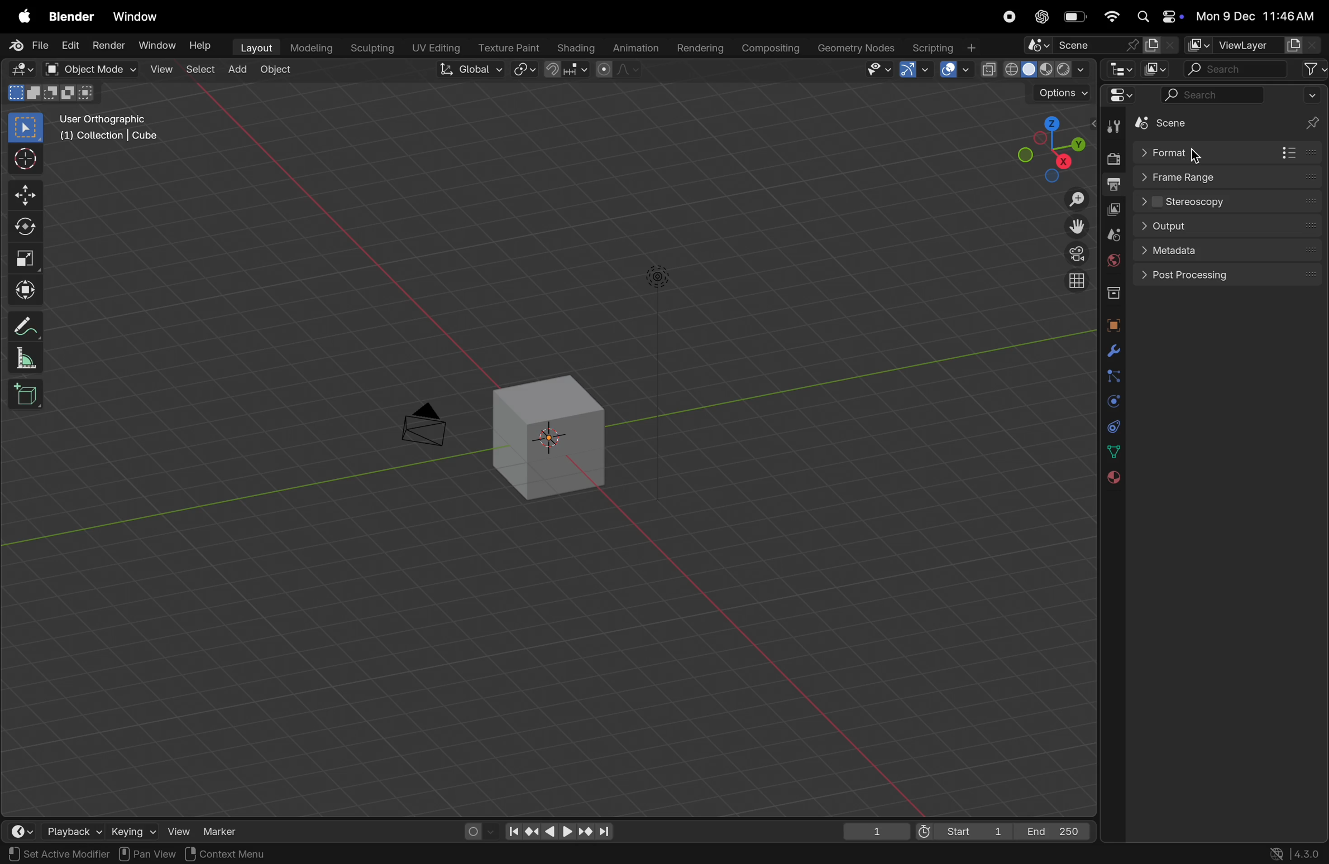 The height and width of the screenshot is (864, 1329). Describe the element at coordinates (1199, 152) in the screenshot. I see `cursor` at that location.